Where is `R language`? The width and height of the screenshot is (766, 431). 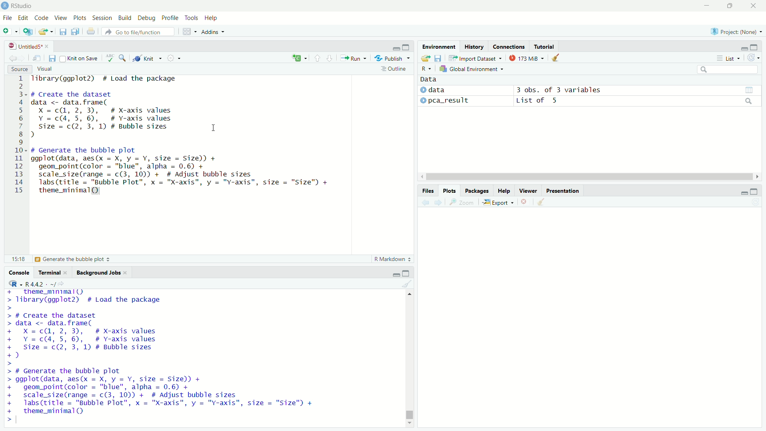
R language is located at coordinates (13, 283).